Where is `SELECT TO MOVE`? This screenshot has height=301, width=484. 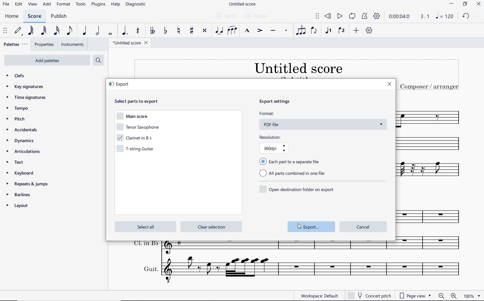
SELECT TO MOVE is located at coordinates (317, 16).